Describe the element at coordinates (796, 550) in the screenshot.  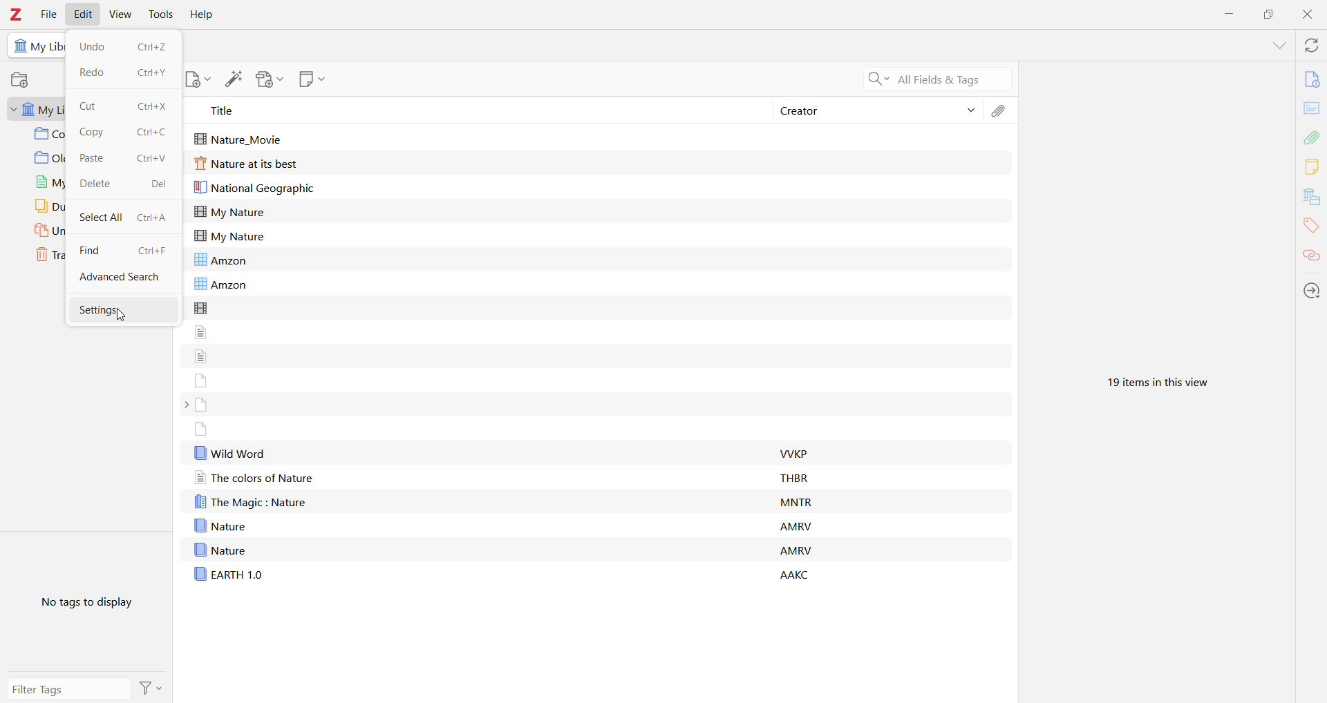
I see `AMRV` at that location.